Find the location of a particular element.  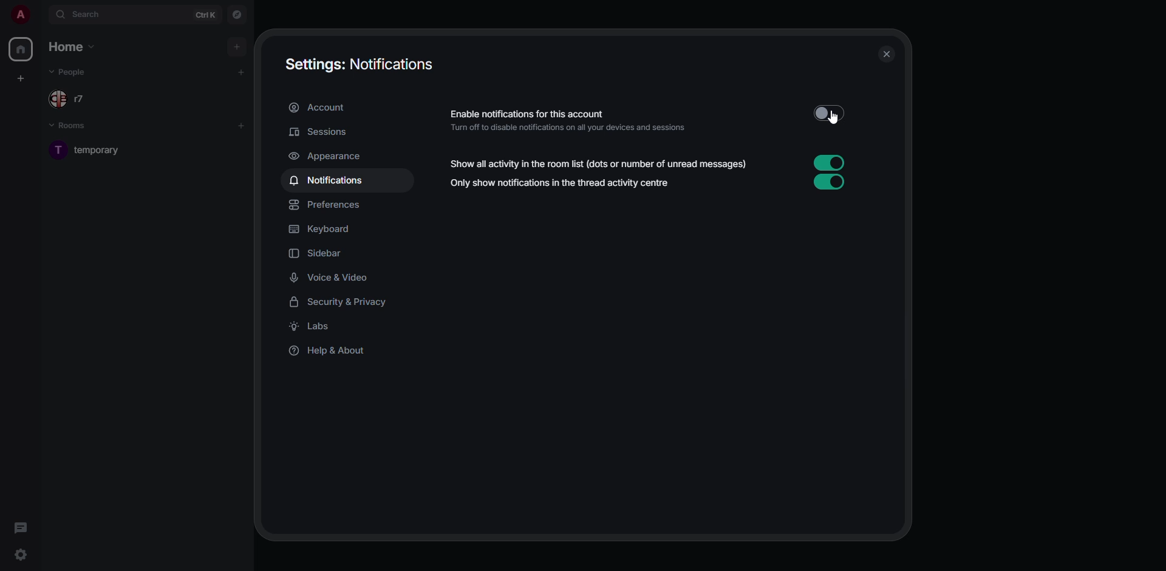

preferences is located at coordinates (327, 205).